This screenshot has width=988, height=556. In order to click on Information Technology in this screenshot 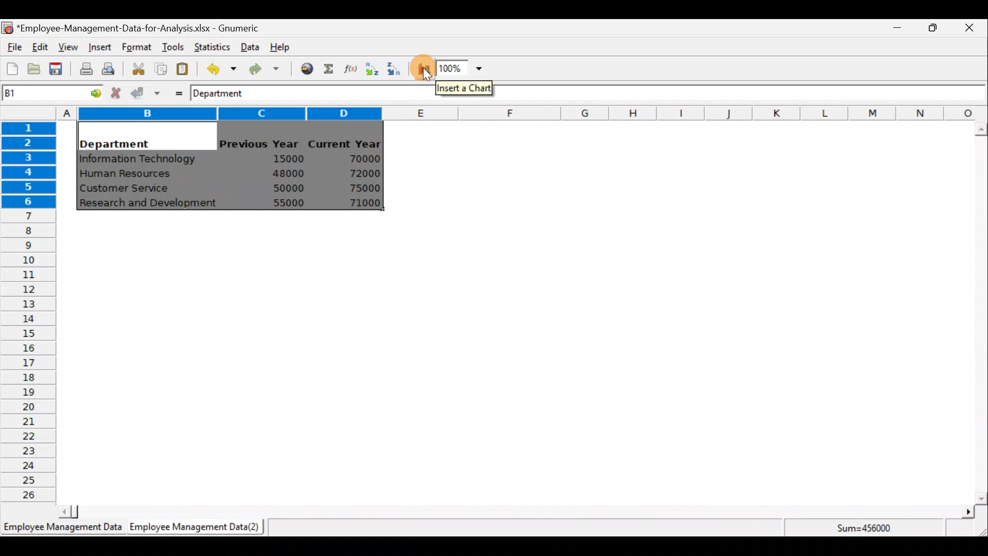, I will do `click(139, 159)`.